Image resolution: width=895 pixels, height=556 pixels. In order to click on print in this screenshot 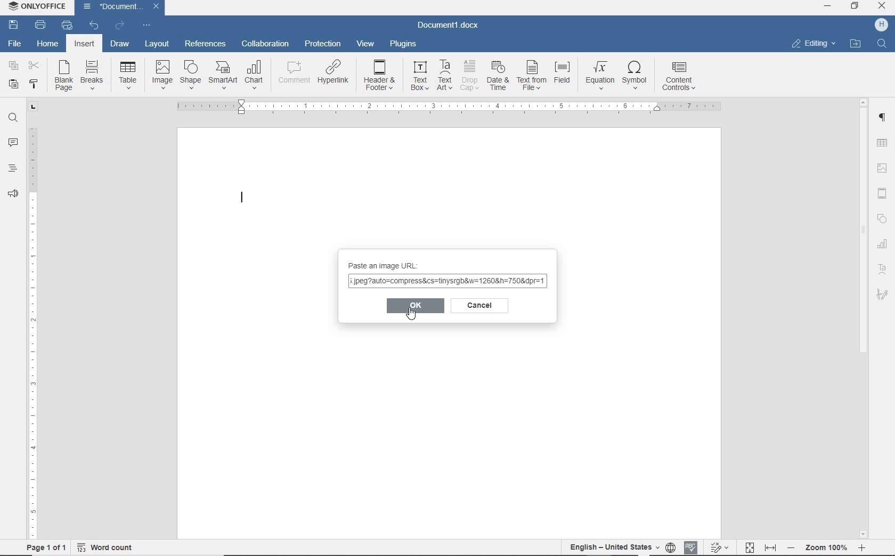, I will do `click(39, 26)`.